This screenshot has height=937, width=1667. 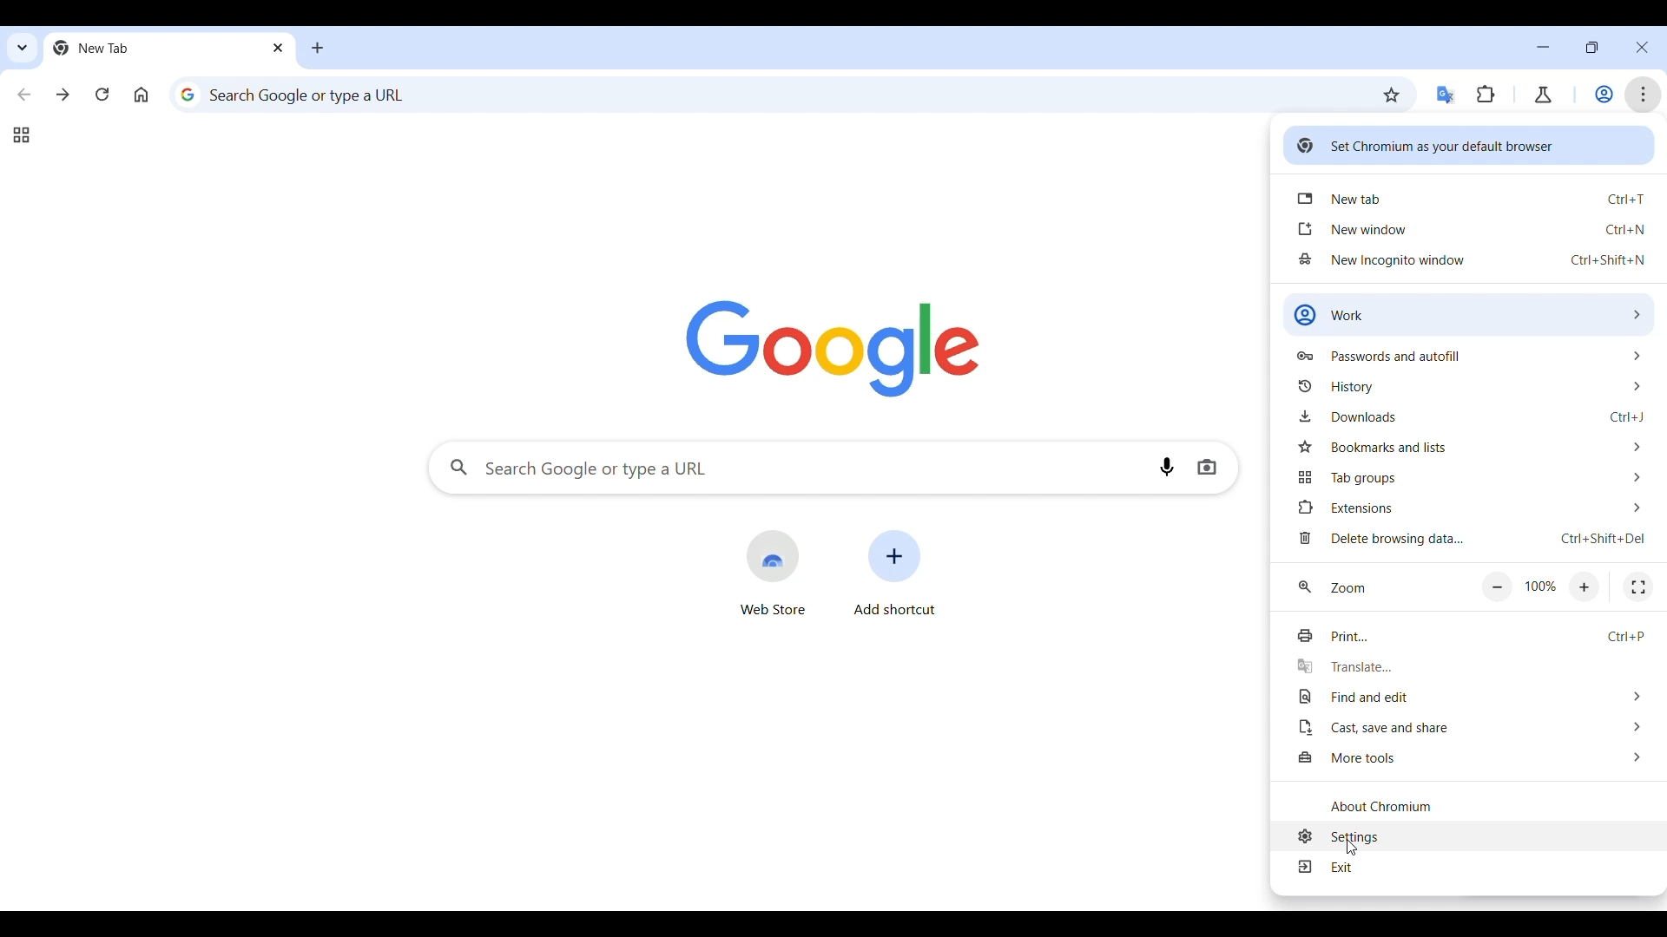 What do you see at coordinates (63, 95) in the screenshot?
I see `Go forward` at bounding box center [63, 95].